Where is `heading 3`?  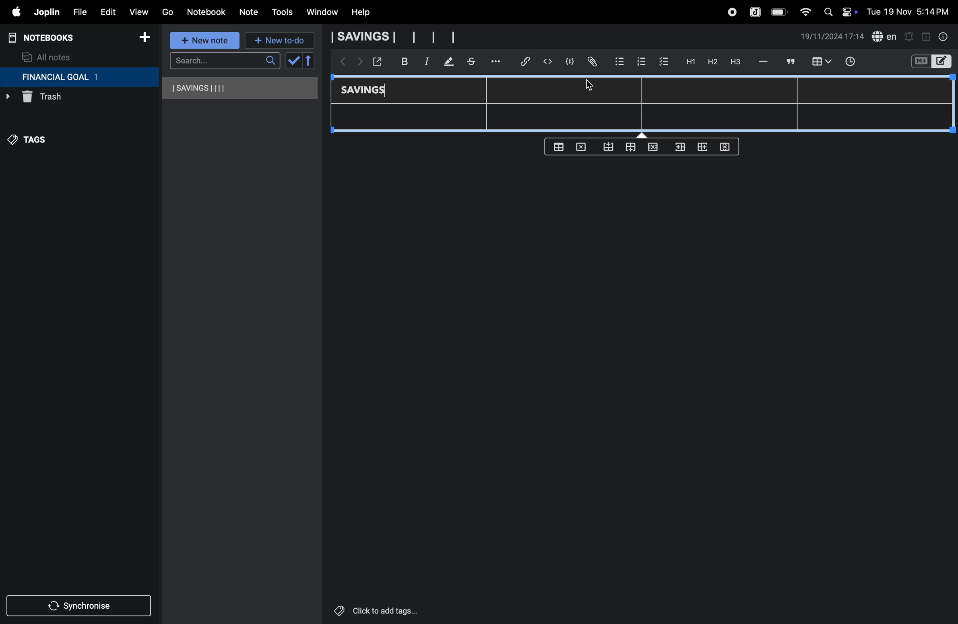 heading 3 is located at coordinates (735, 62).